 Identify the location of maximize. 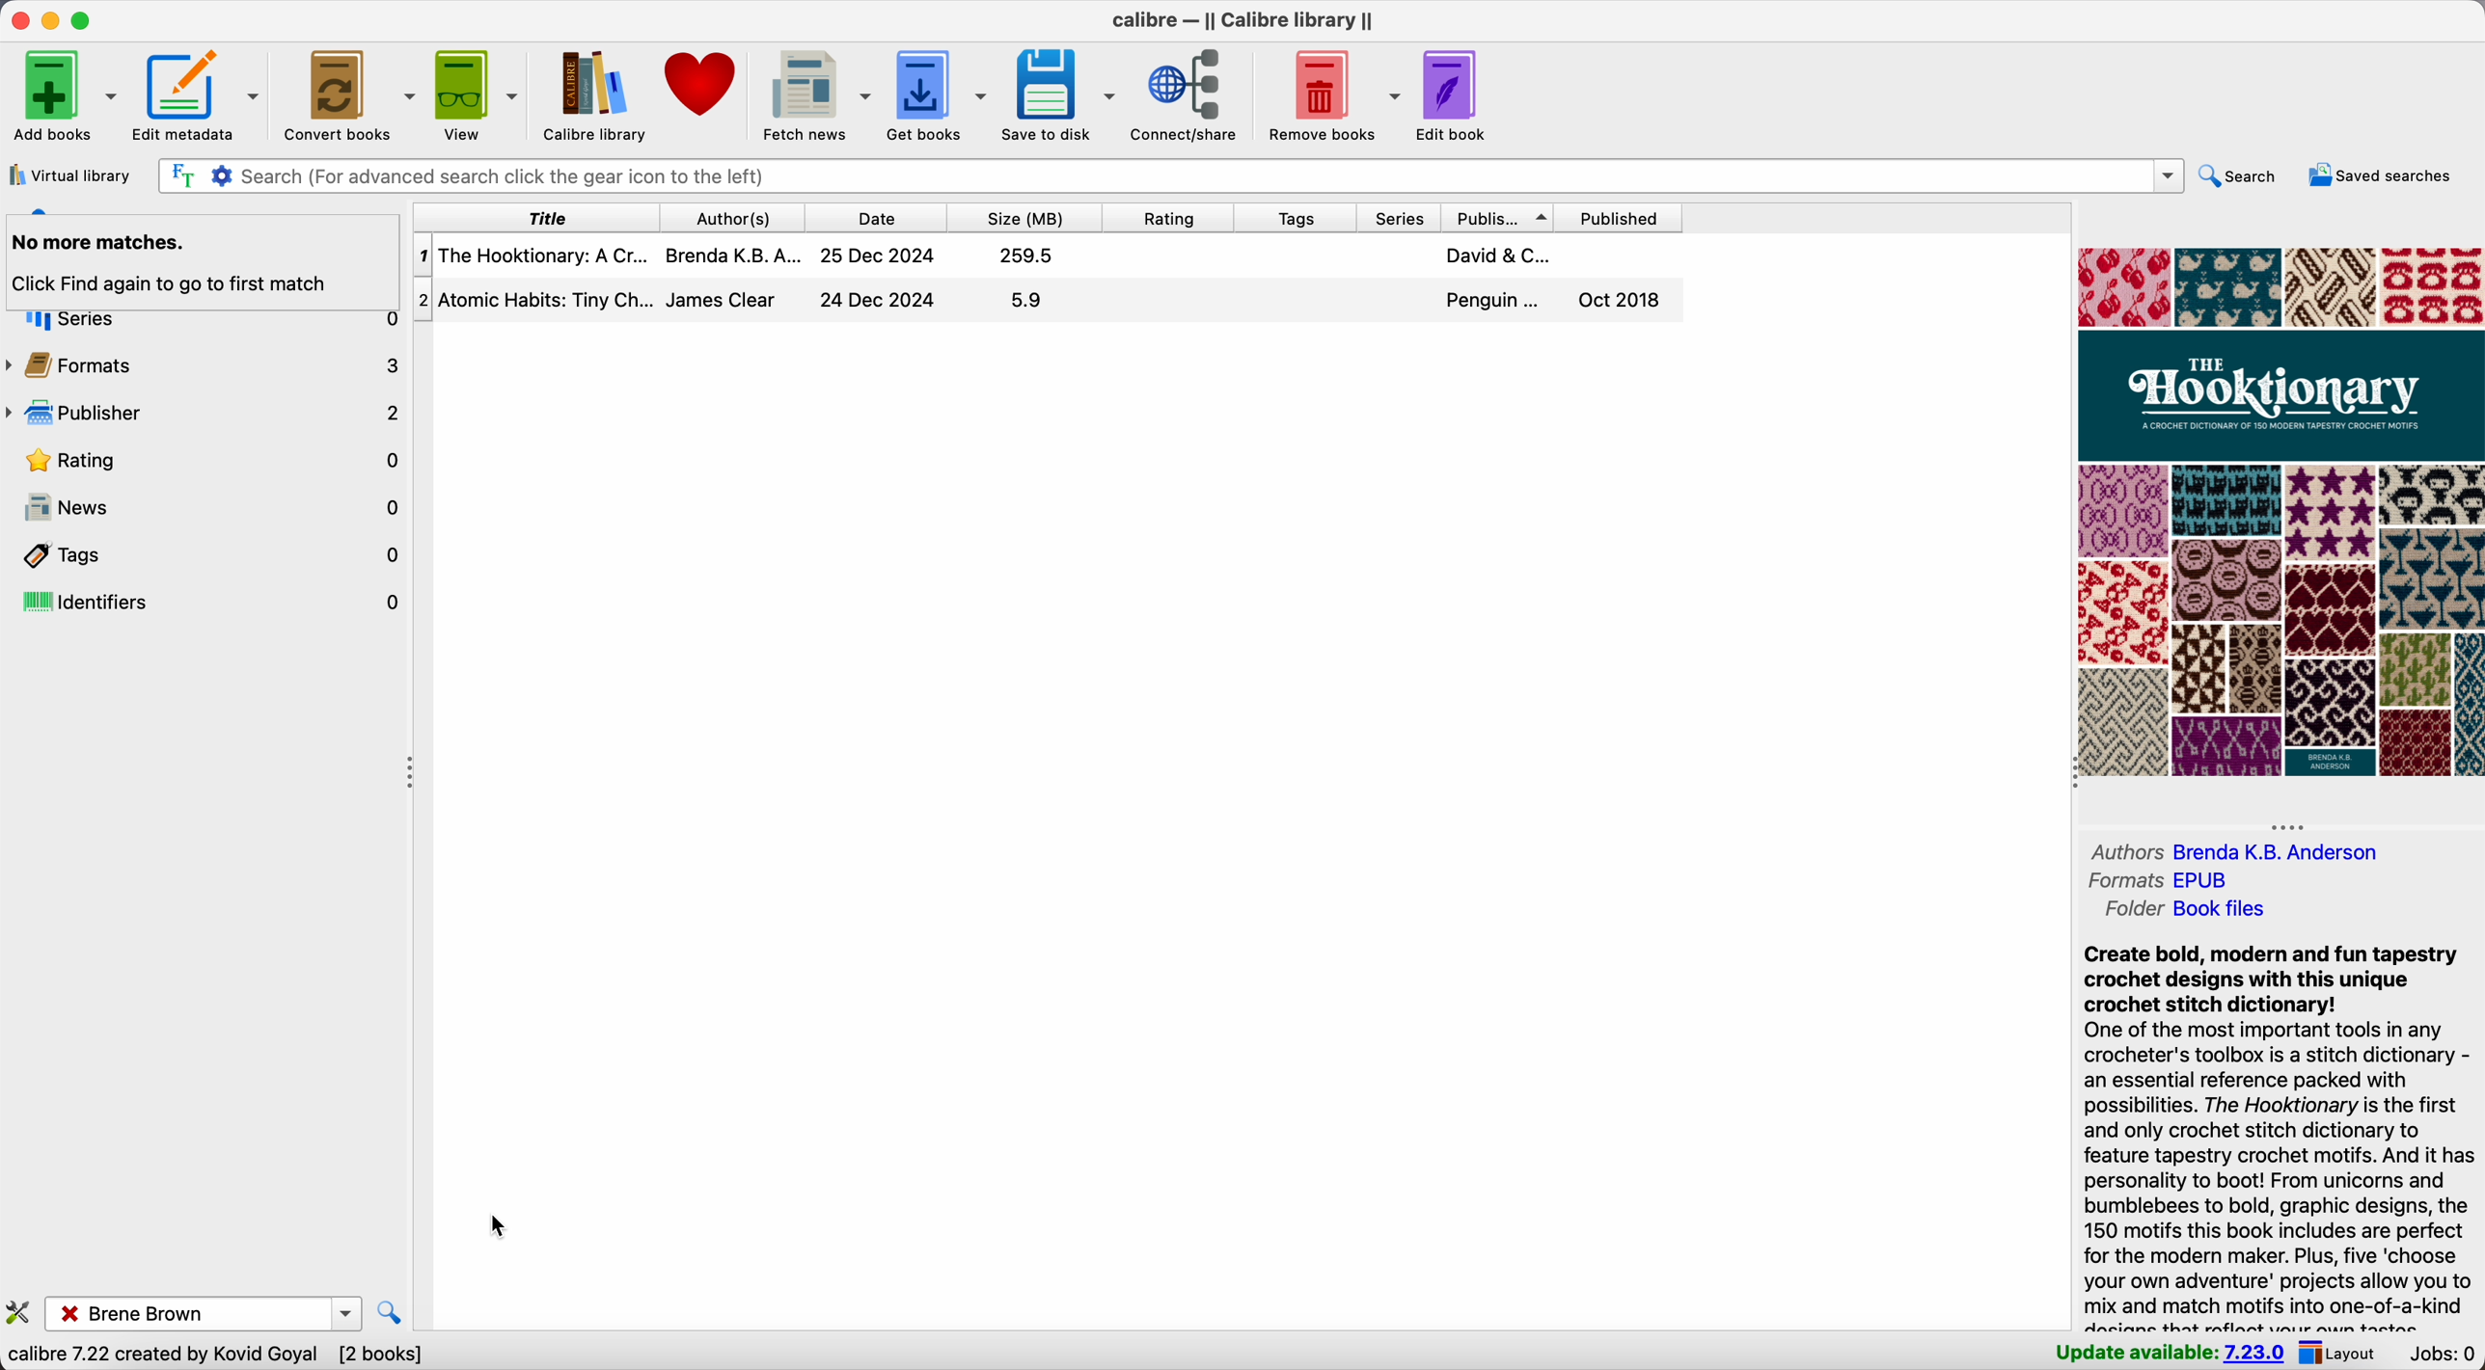
(89, 22).